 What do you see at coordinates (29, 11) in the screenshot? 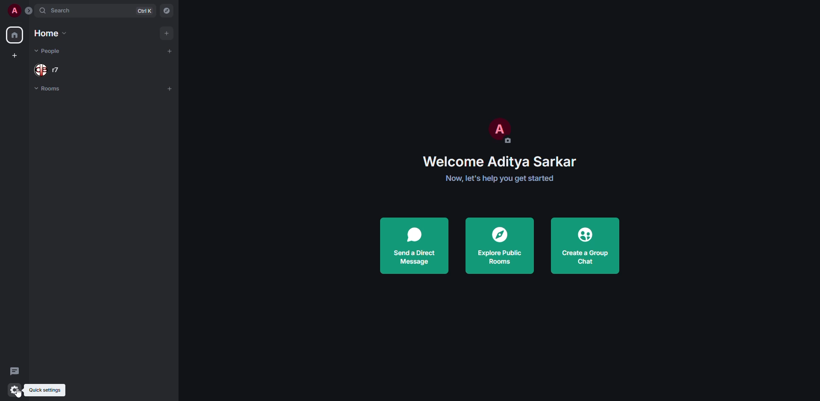
I see `expand` at bounding box center [29, 11].